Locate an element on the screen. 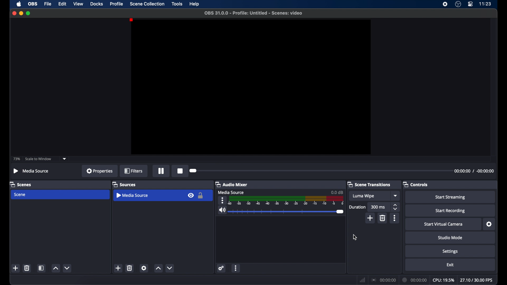 This screenshot has width=507, height=285. more options is located at coordinates (395, 218).